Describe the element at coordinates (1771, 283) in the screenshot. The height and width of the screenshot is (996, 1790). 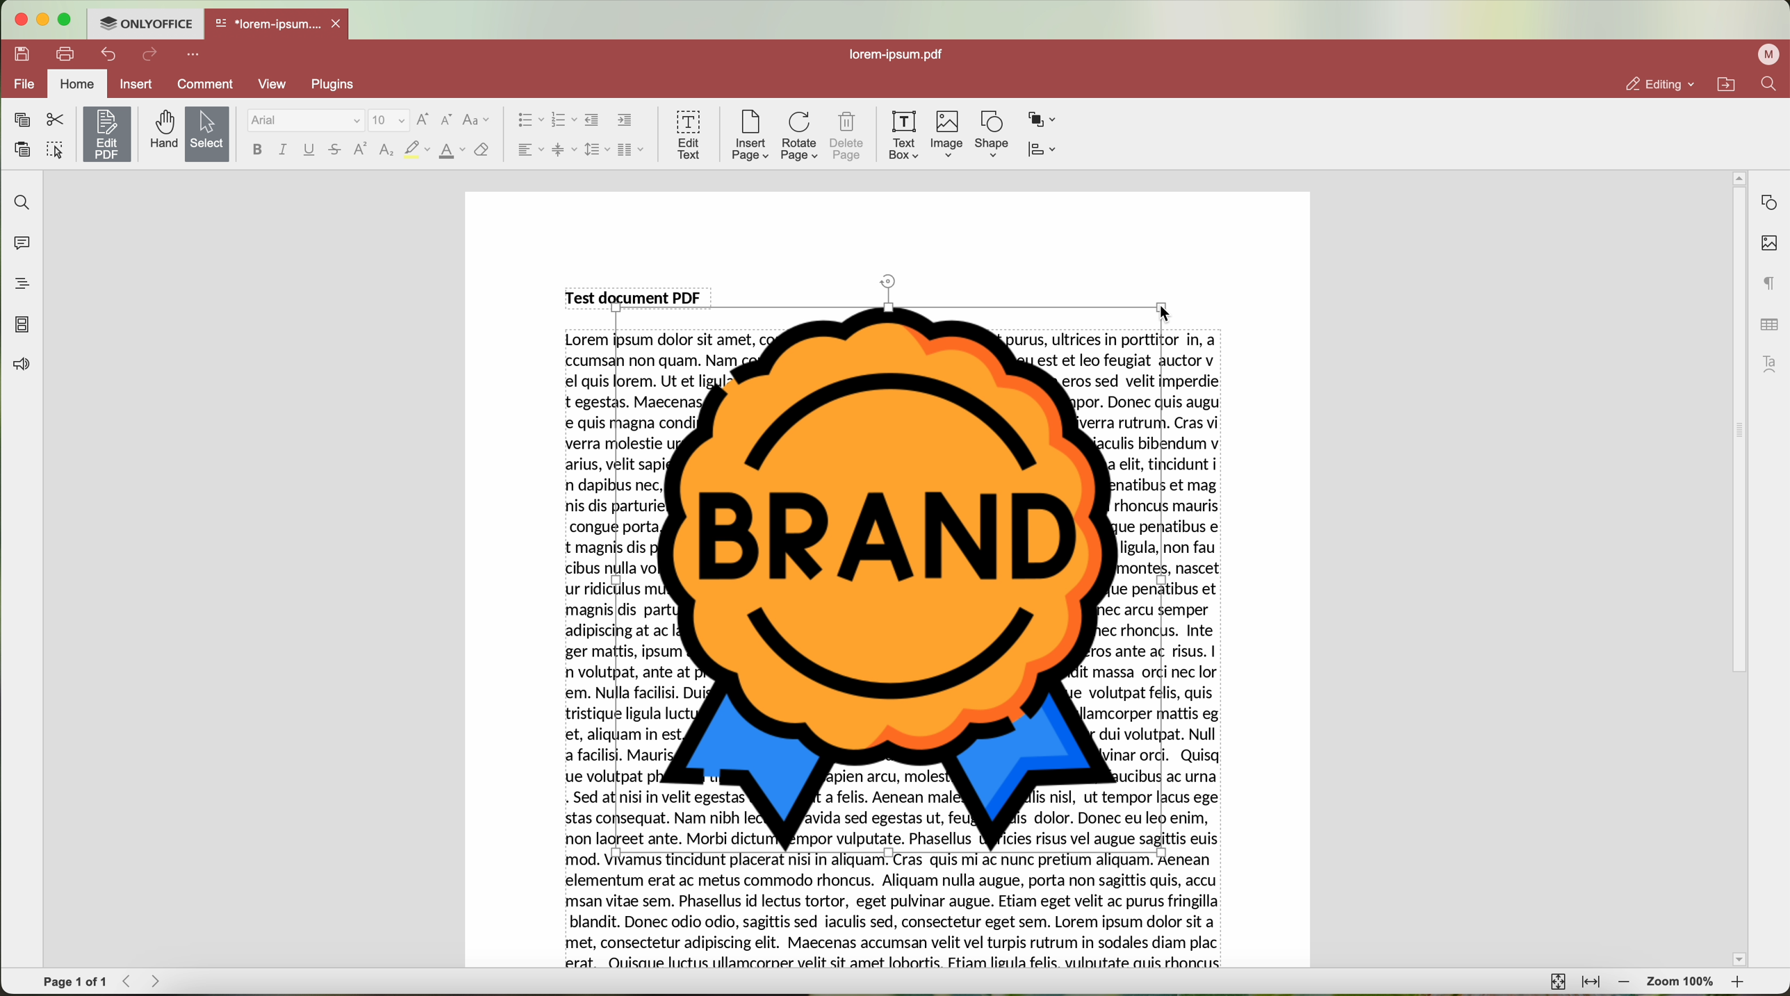
I see `paragraph settings` at that location.